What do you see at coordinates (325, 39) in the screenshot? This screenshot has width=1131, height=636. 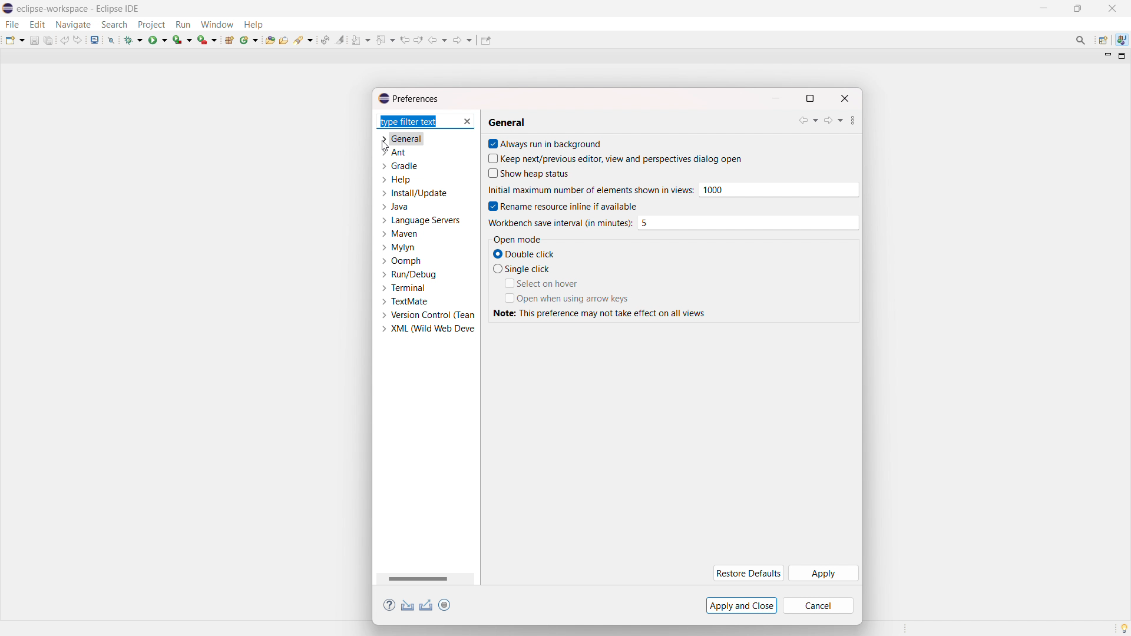 I see `toggle ant editor auto reconcile` at bounding box center [325, 39].